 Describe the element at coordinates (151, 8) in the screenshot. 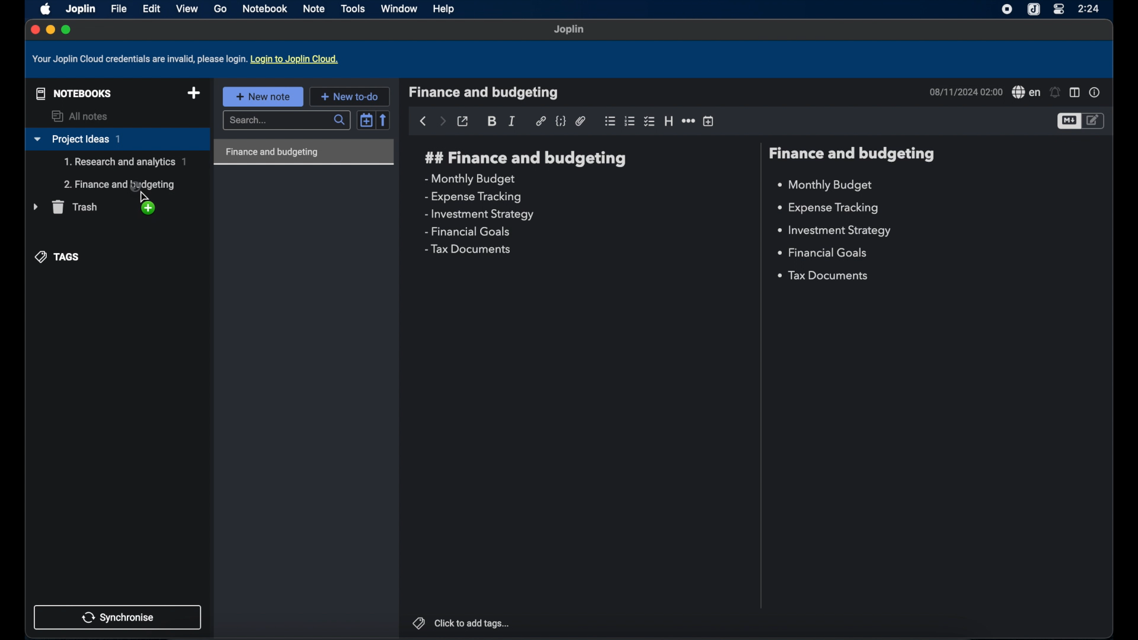

I see `edit` at that location.